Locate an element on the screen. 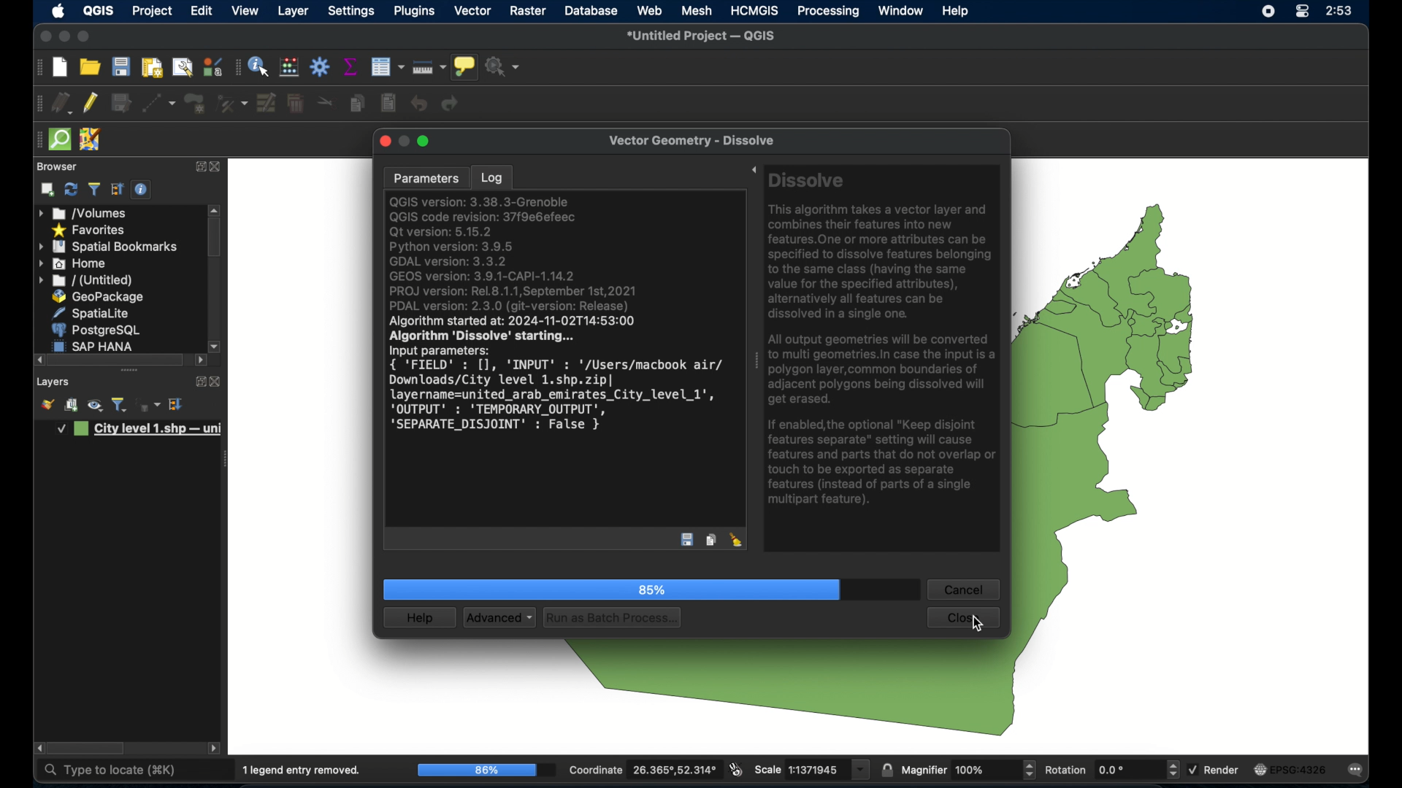  screen recorder icon is located at coordinates (1268, 12).